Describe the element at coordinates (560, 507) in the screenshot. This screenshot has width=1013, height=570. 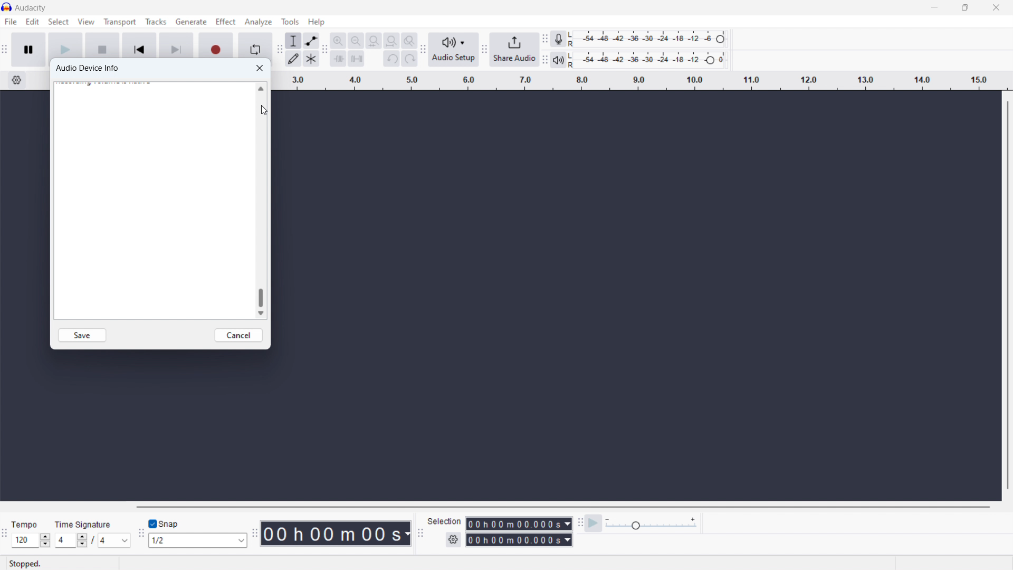
I see `horizontal scrollbar` at that location.